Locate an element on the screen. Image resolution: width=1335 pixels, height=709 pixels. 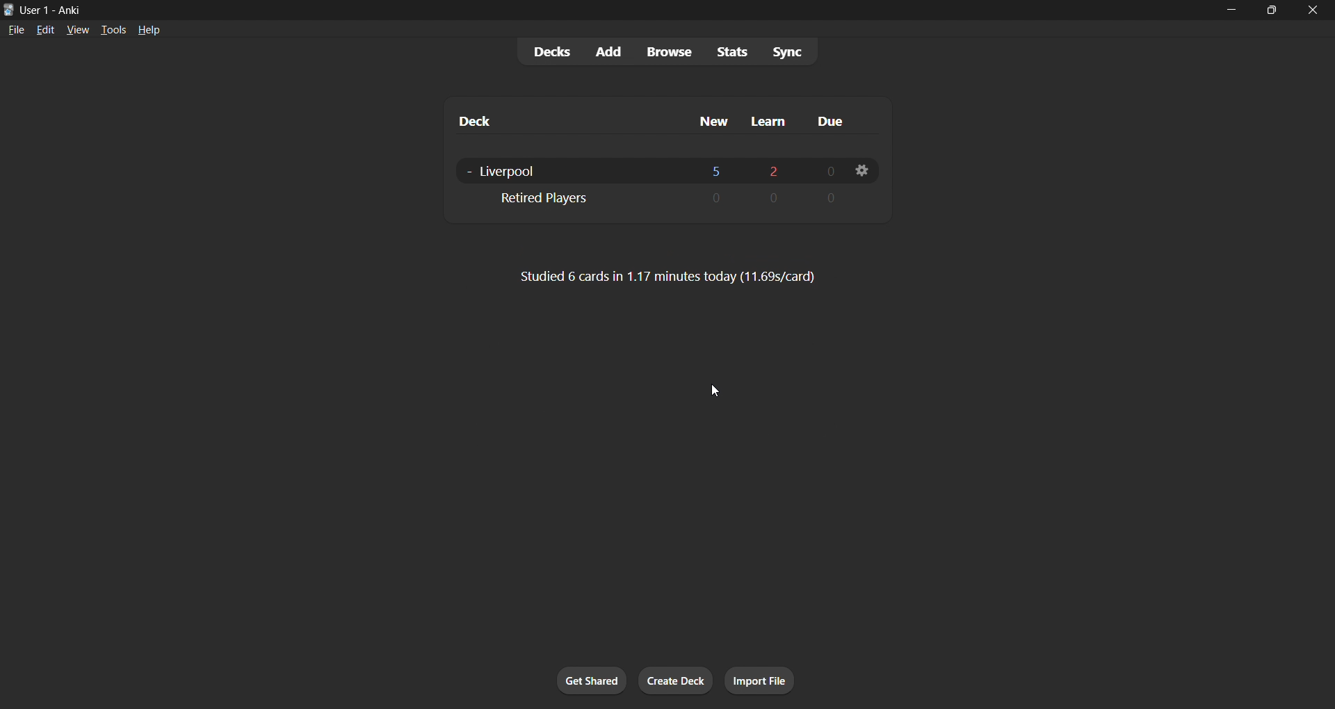
minimize is located at coordinates (1223, 12).